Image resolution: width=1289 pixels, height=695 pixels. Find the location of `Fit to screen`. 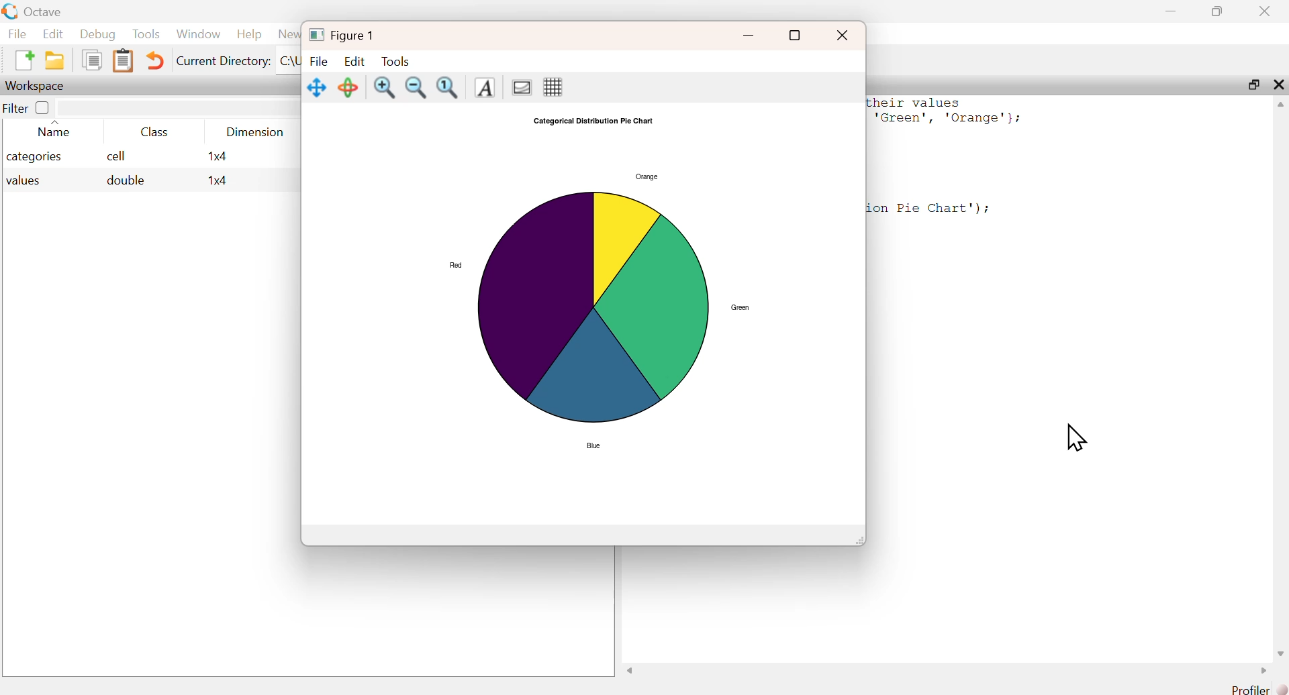

Fit to screen is located at coordinates (450, 87).